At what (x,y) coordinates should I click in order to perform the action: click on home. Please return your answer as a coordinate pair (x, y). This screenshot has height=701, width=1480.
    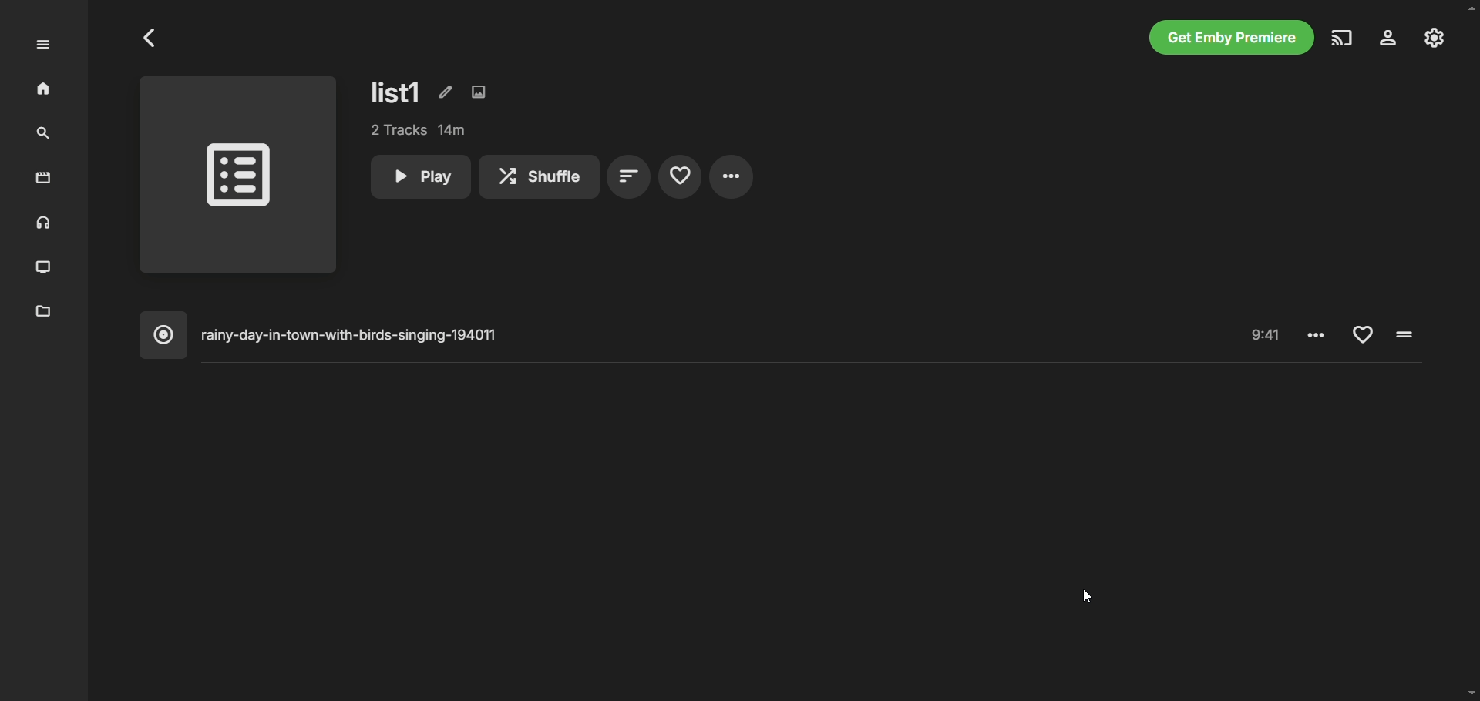
    Looking at the image, I should click on (45, 89).